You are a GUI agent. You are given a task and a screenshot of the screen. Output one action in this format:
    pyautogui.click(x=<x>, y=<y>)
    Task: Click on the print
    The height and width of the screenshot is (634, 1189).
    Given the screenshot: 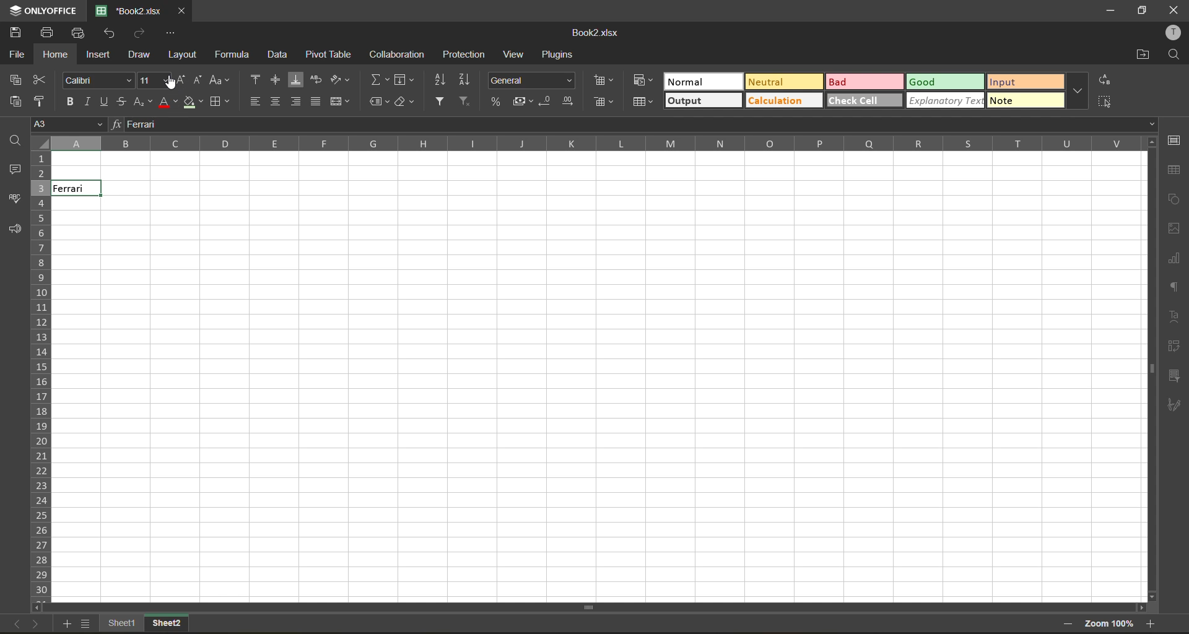 What is the action you would take?
    pyautogui.click(x=50, y=33)
    